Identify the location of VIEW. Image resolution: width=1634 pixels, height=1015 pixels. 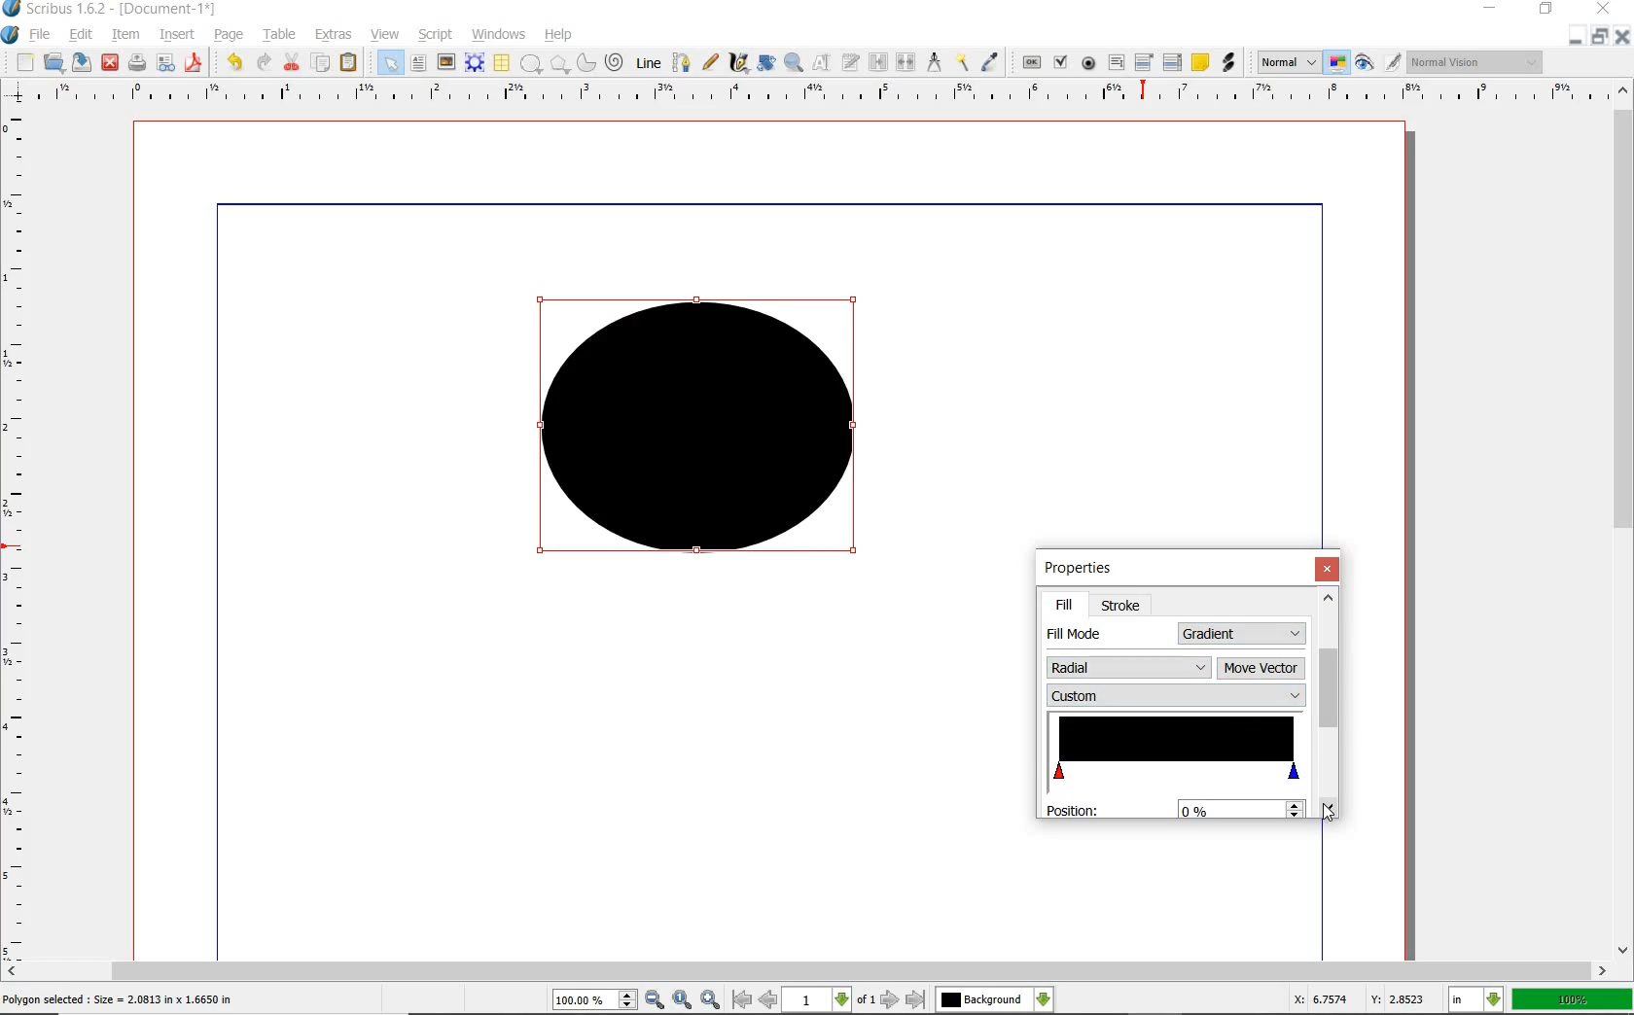
(385, 33).